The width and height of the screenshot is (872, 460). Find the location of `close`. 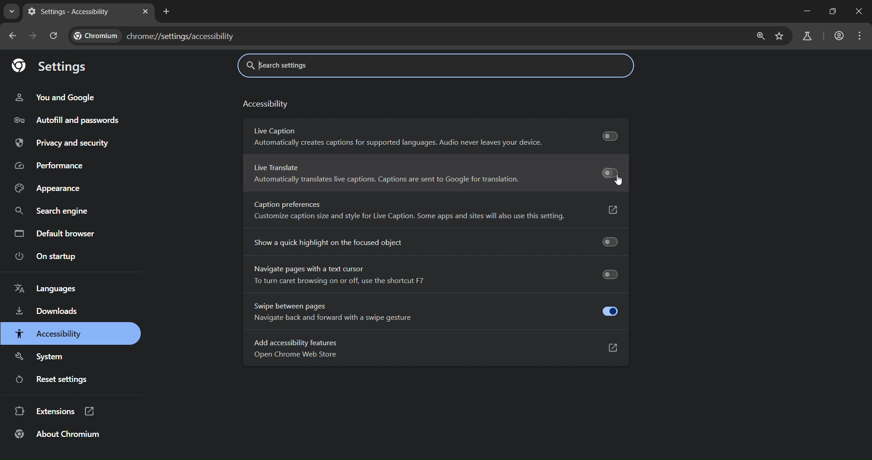

close is located at coordinates (859, 11).